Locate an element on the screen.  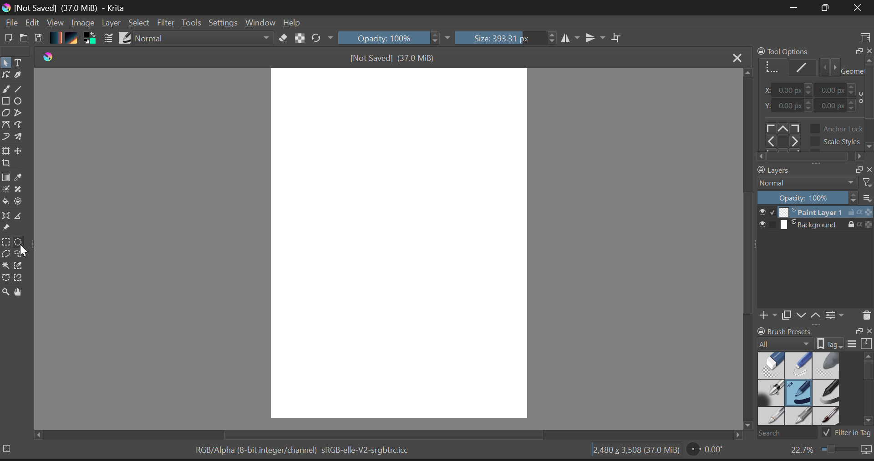
Dynamic Brush Tool is located at coordinates (5, 137).